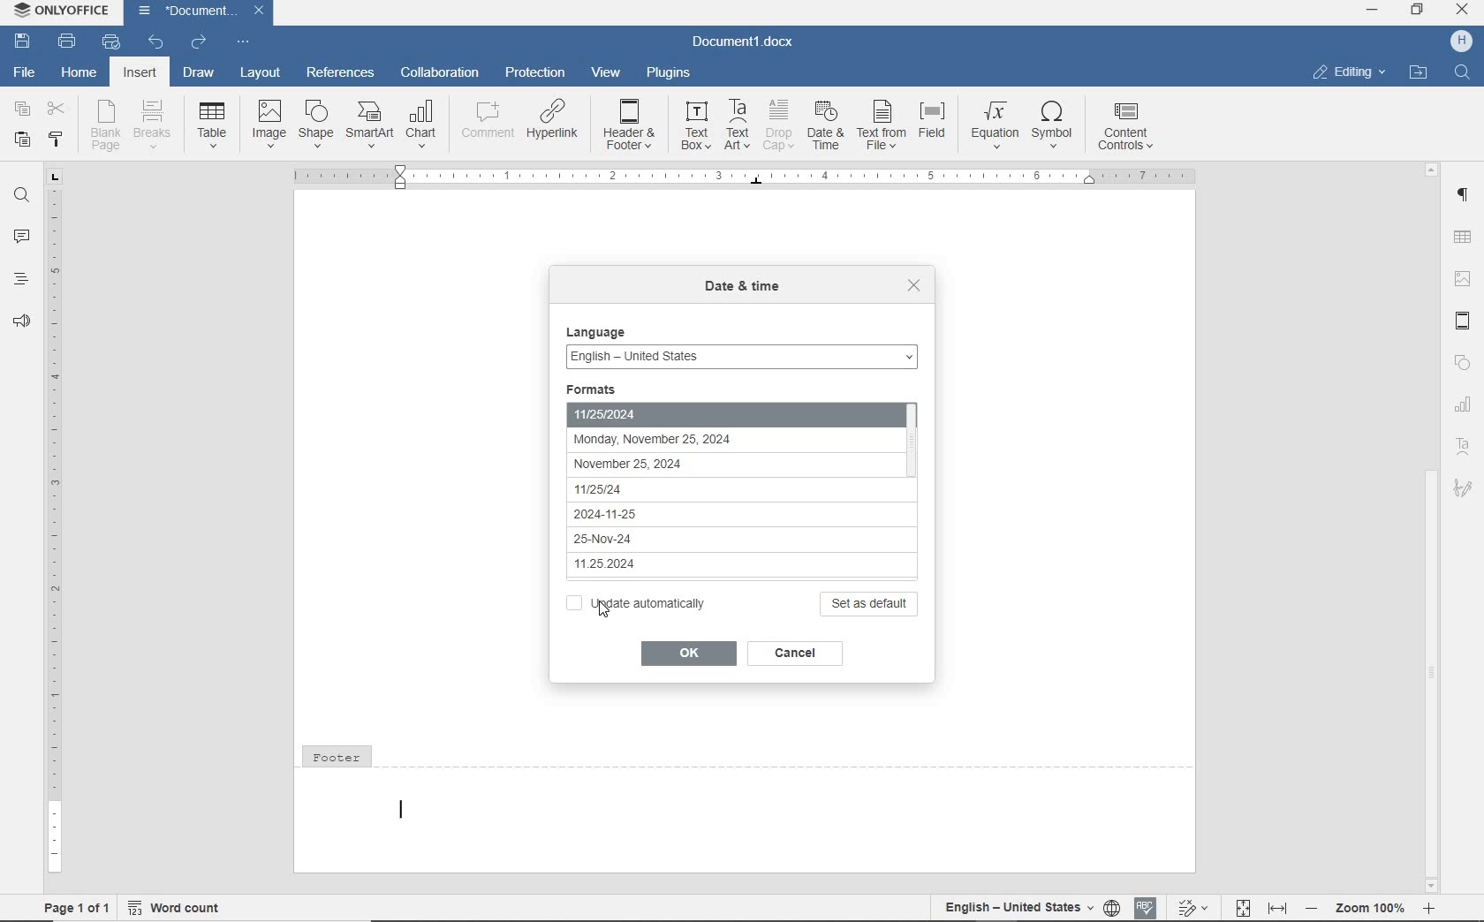  I want to click on minimize, so click(1372, 11).